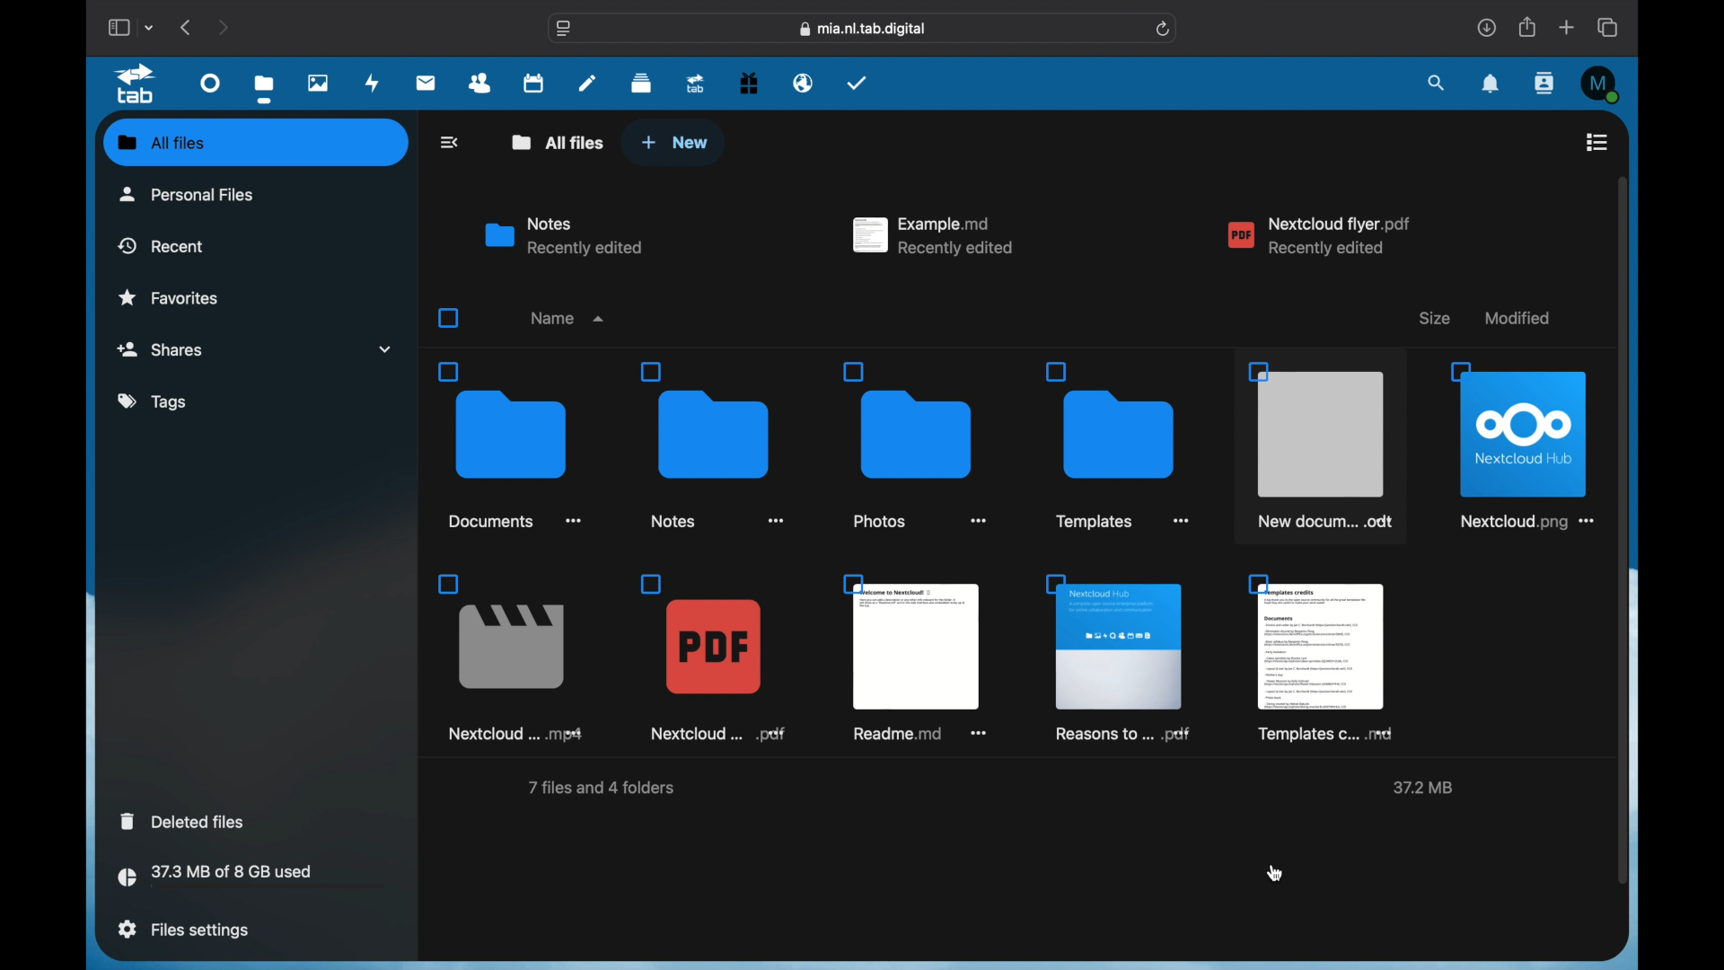 This screenshot has width=1724, height=970. What do you see at coordinates (169, 296) in the screenshot?
I see `favorites` at bounding box center [169, 296].